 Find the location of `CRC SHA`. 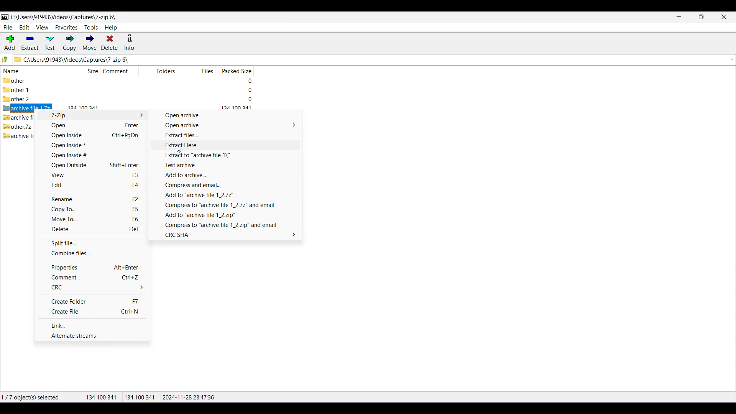

CRC SHA is located at coordinates (227, 235).